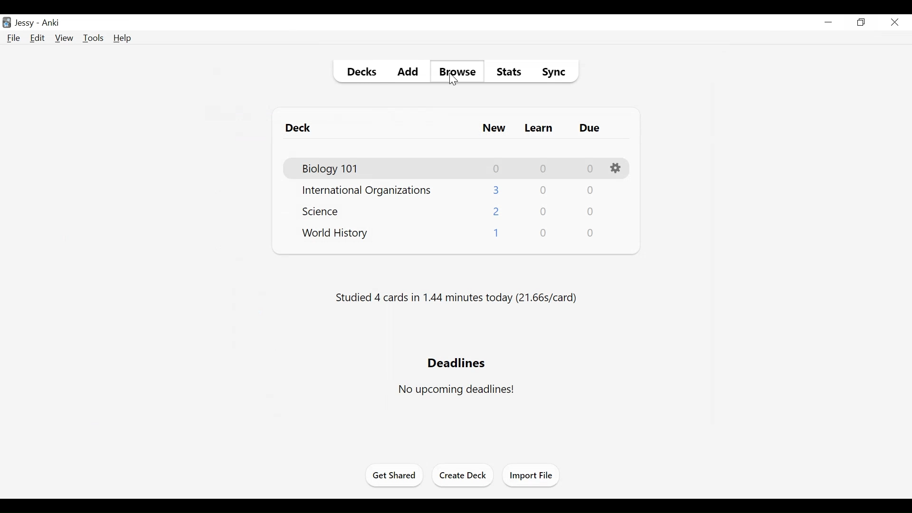  Describe the element at coordinates (335, 169) in the screenshot. I see `Deck Name Count` at that location.